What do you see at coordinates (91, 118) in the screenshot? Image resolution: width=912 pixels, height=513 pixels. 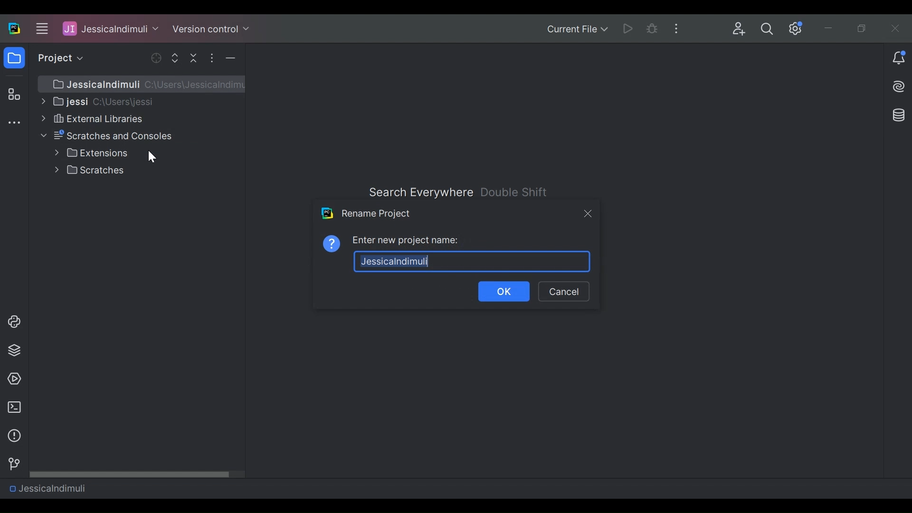 I see `External Libraries` at bounding box center [91, 118].